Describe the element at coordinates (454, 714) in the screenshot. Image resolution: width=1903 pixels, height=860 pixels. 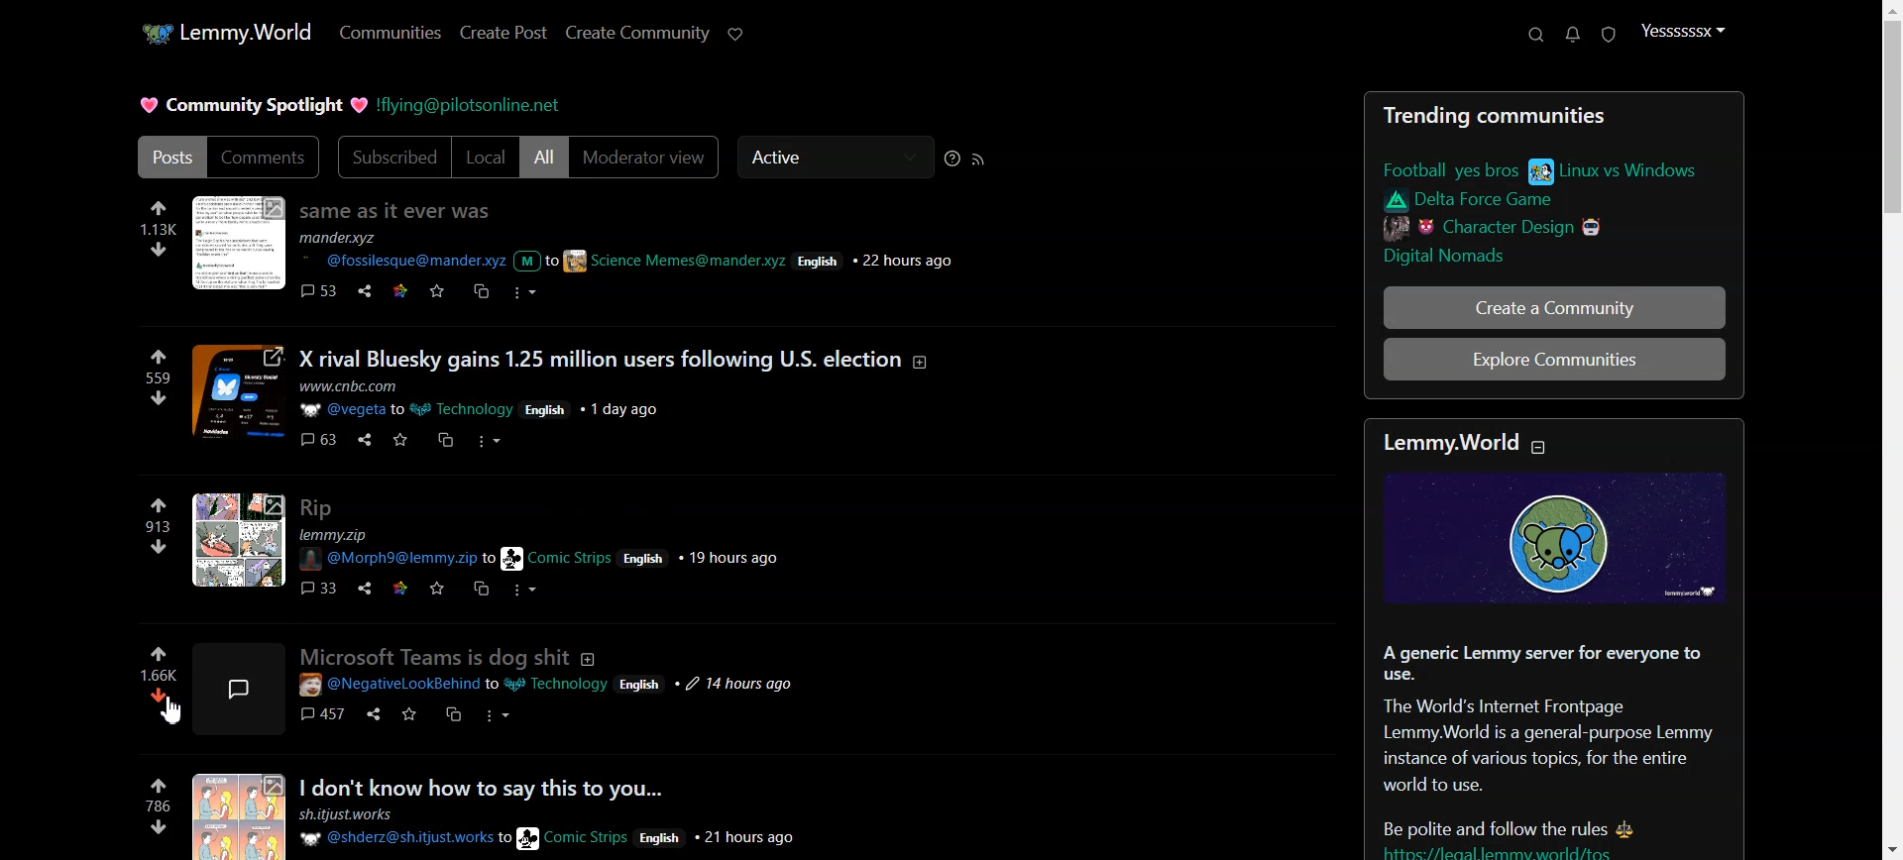
I see `Copy` at that location.